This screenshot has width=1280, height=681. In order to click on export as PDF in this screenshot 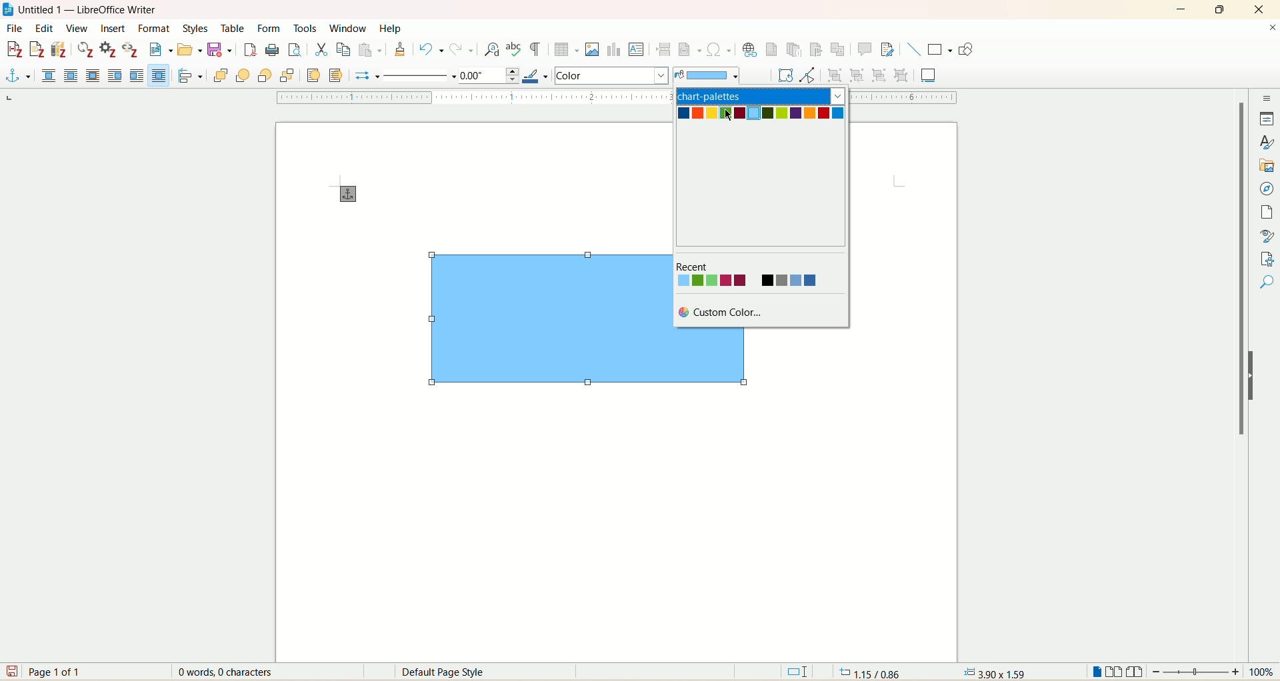, I will do `click(250, 52)`.